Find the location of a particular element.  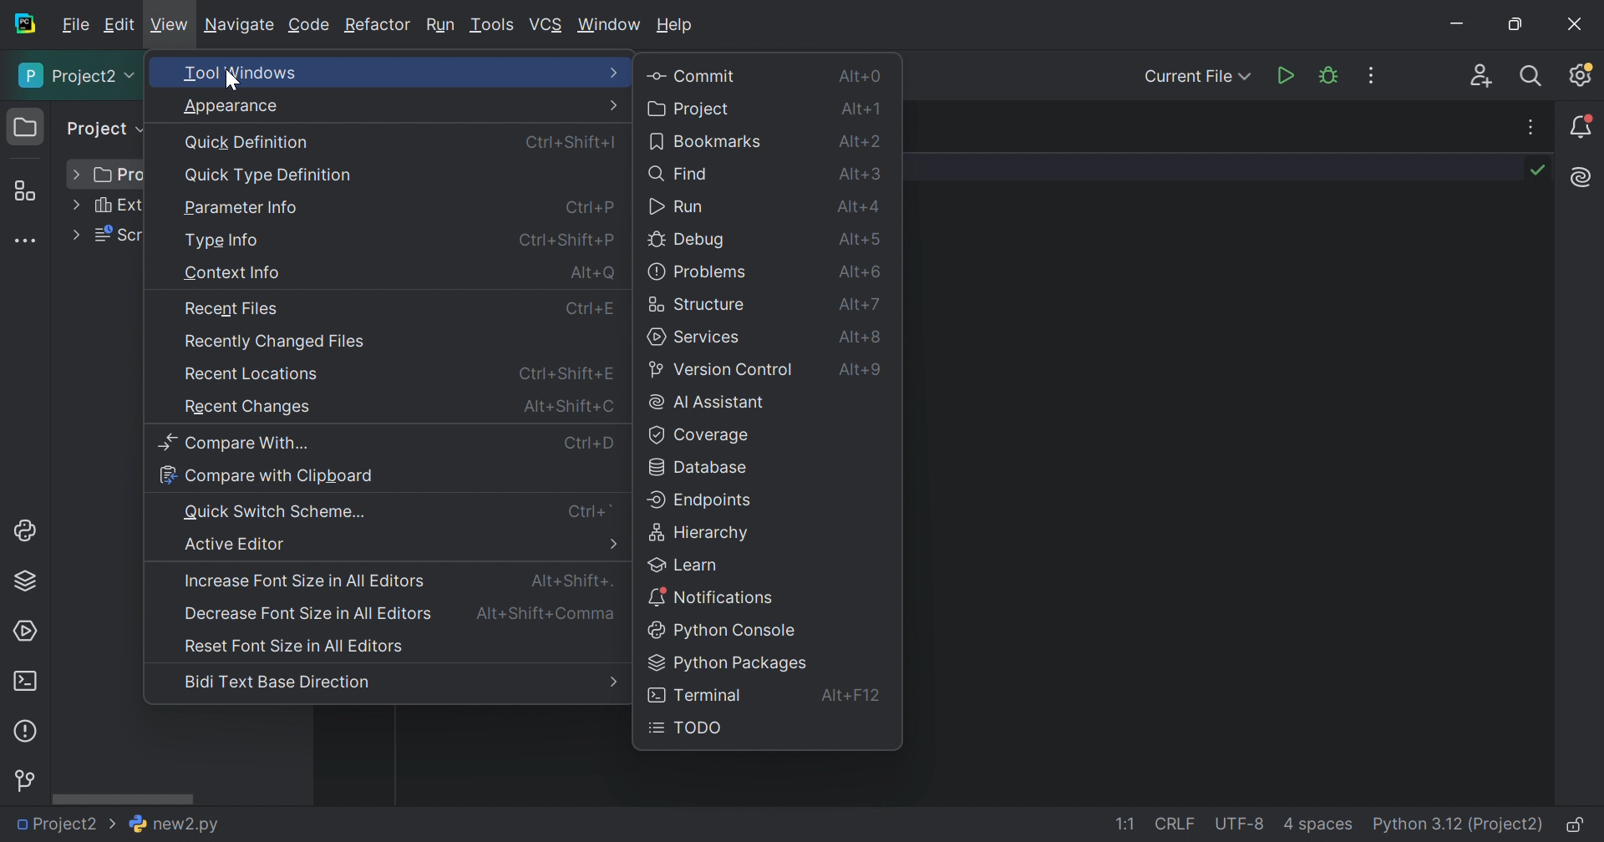

Alt+0 is located at coordinates (861, 75).